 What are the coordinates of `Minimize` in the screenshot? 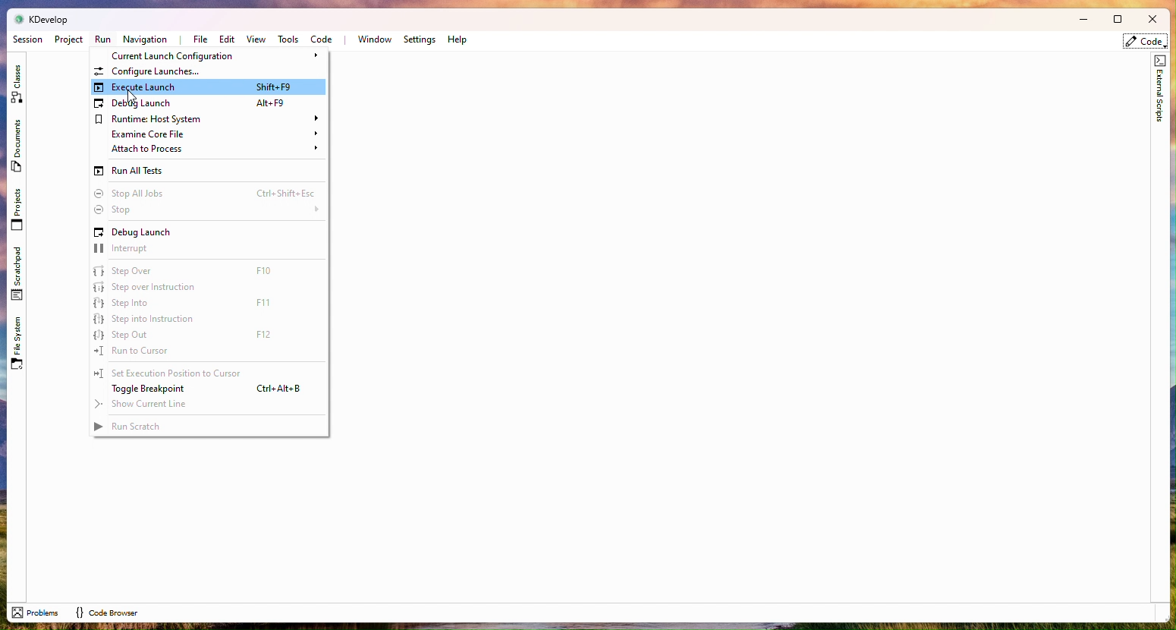 It's located at (1078, 20).